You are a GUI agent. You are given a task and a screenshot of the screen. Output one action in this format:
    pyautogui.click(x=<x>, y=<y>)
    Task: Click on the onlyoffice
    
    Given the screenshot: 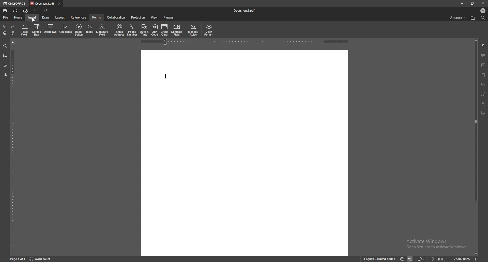 What is the action you would take?
    pyautogui.click(x=15, y=4)
    